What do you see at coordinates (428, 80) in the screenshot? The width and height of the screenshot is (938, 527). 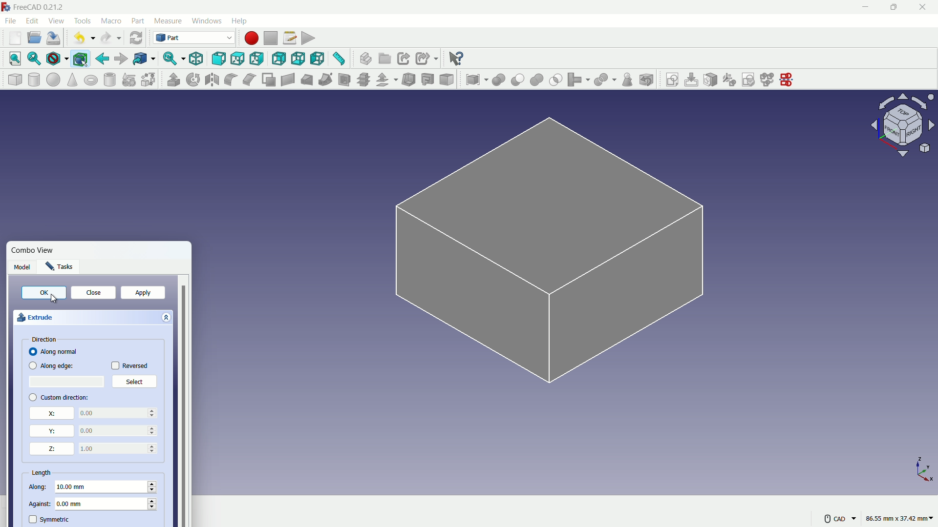 I see `projection` at bounding box center [428, 80].